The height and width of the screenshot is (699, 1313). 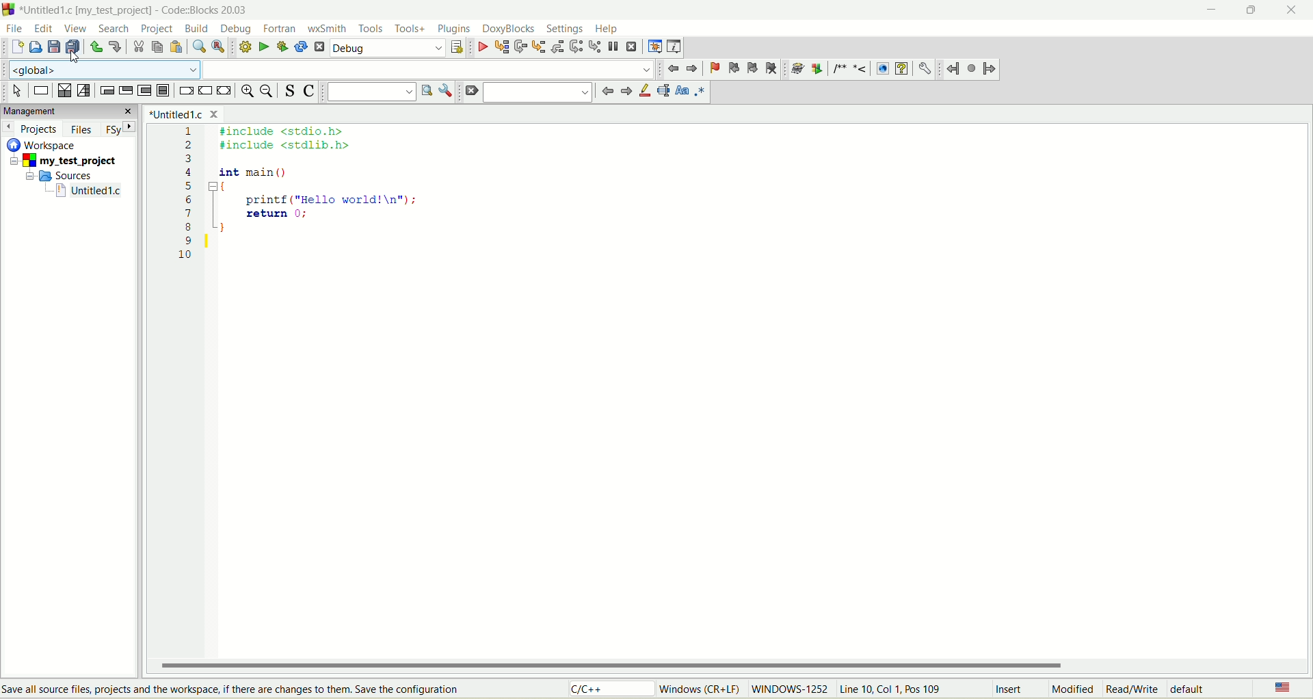 I want to click on *Untitled1.c [my_test_project] - Code::Blocks 20.03, so click(x=137, y=10).